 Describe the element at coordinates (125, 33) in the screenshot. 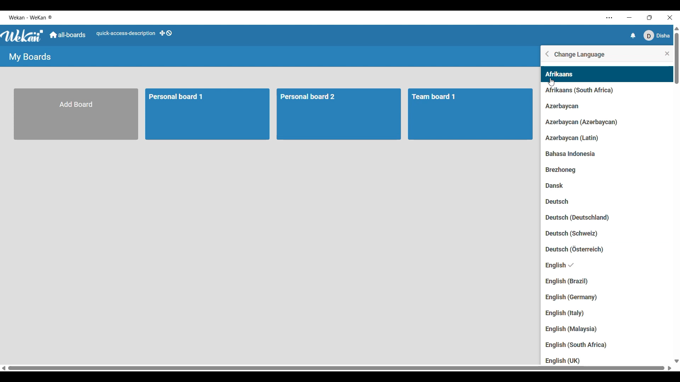

I see `Quick access description` at that location.